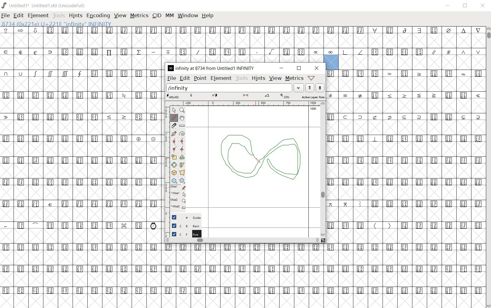  I want to click on Rotate the selection, so click(182, 157).